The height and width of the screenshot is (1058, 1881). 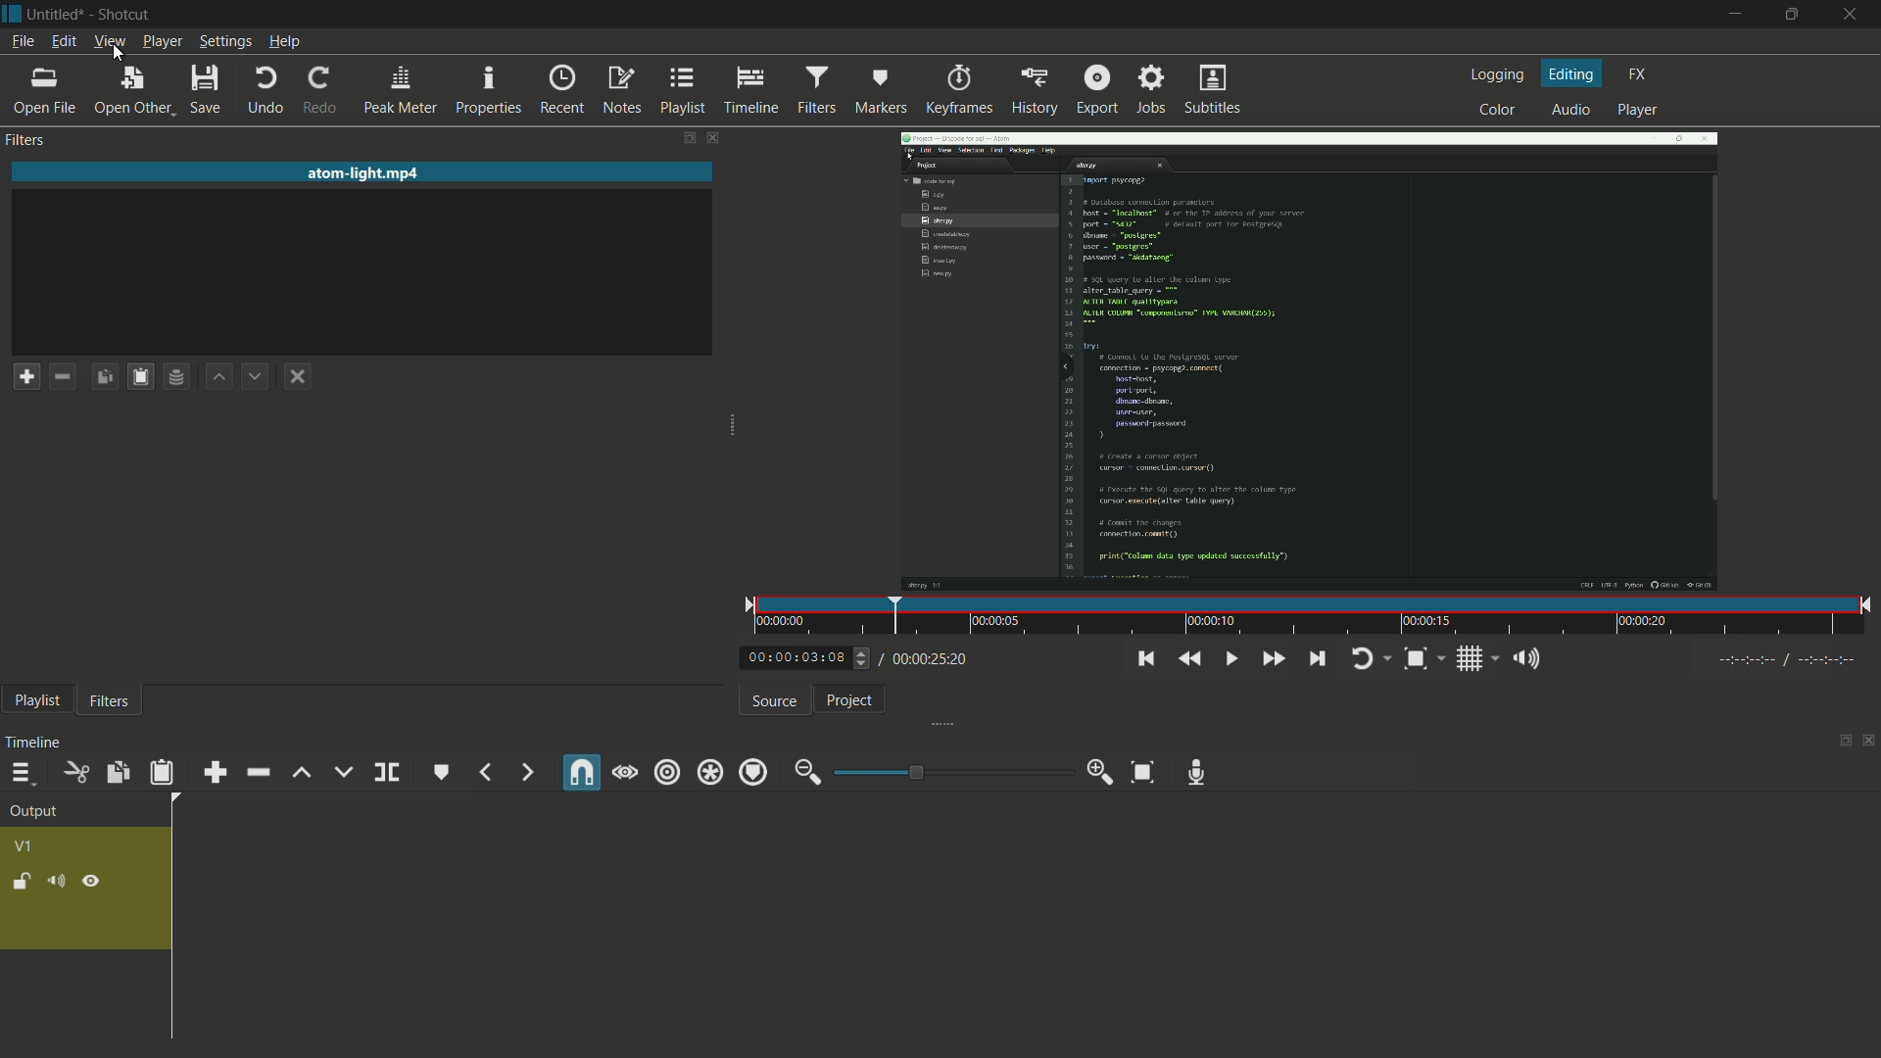 I want to click on change layout, so click(x=1843, y=740).